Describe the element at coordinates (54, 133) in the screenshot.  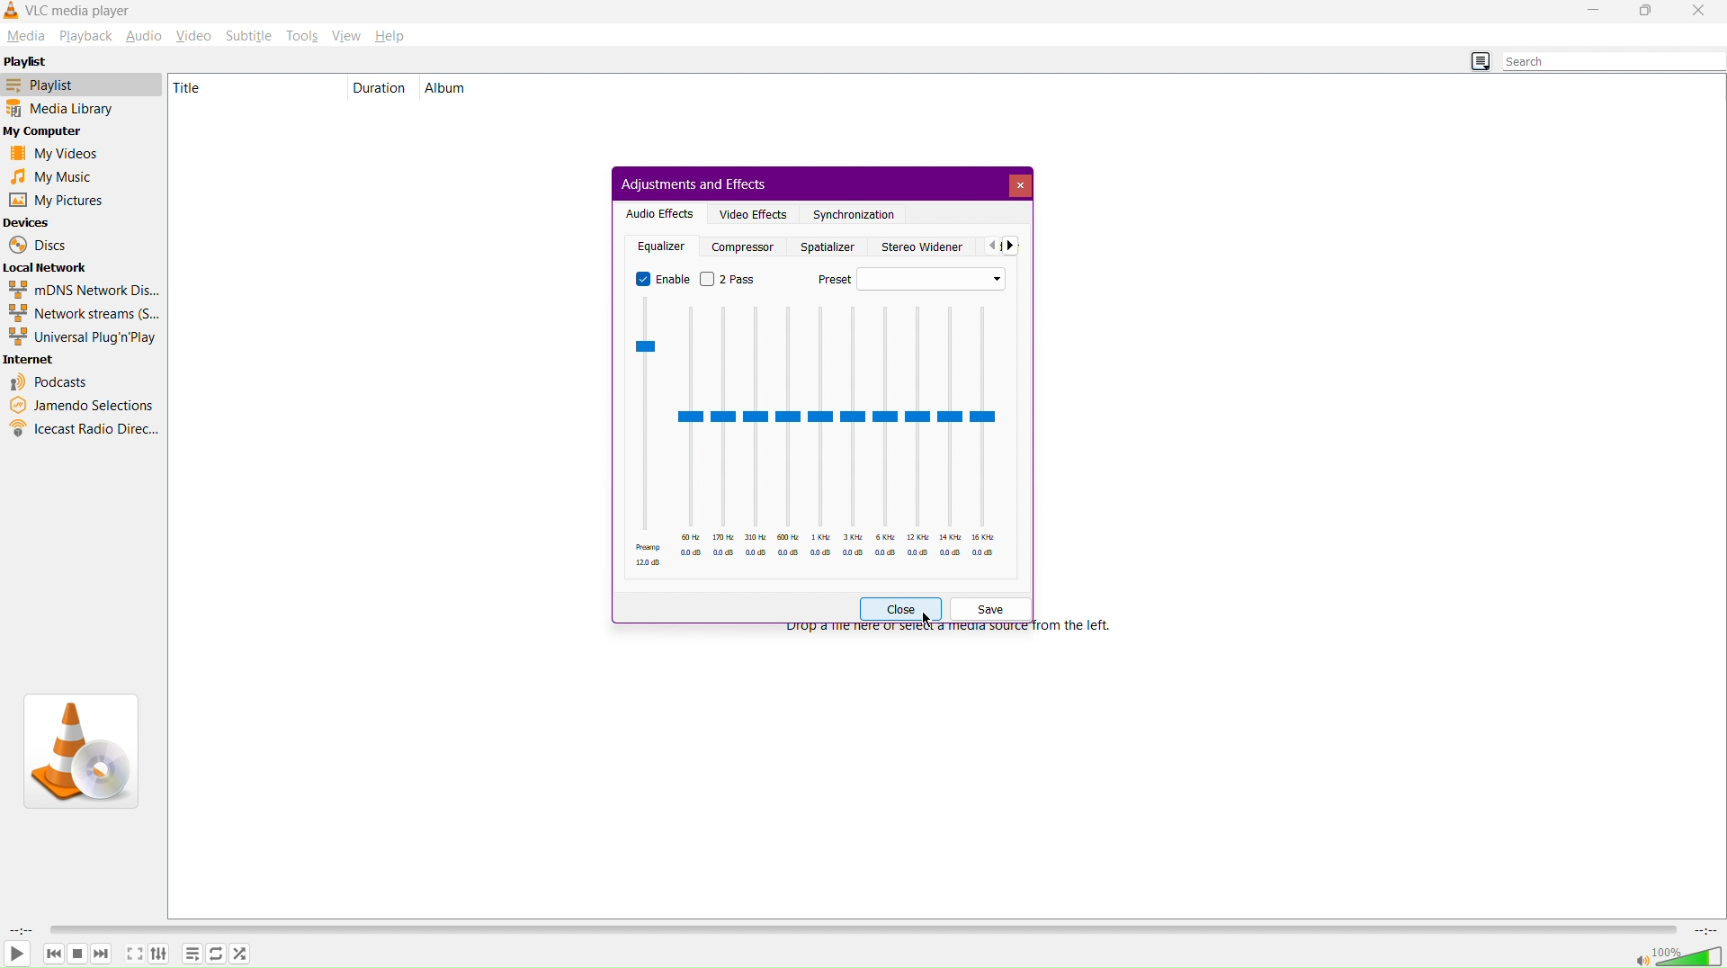
I see `My Computer` at that location.